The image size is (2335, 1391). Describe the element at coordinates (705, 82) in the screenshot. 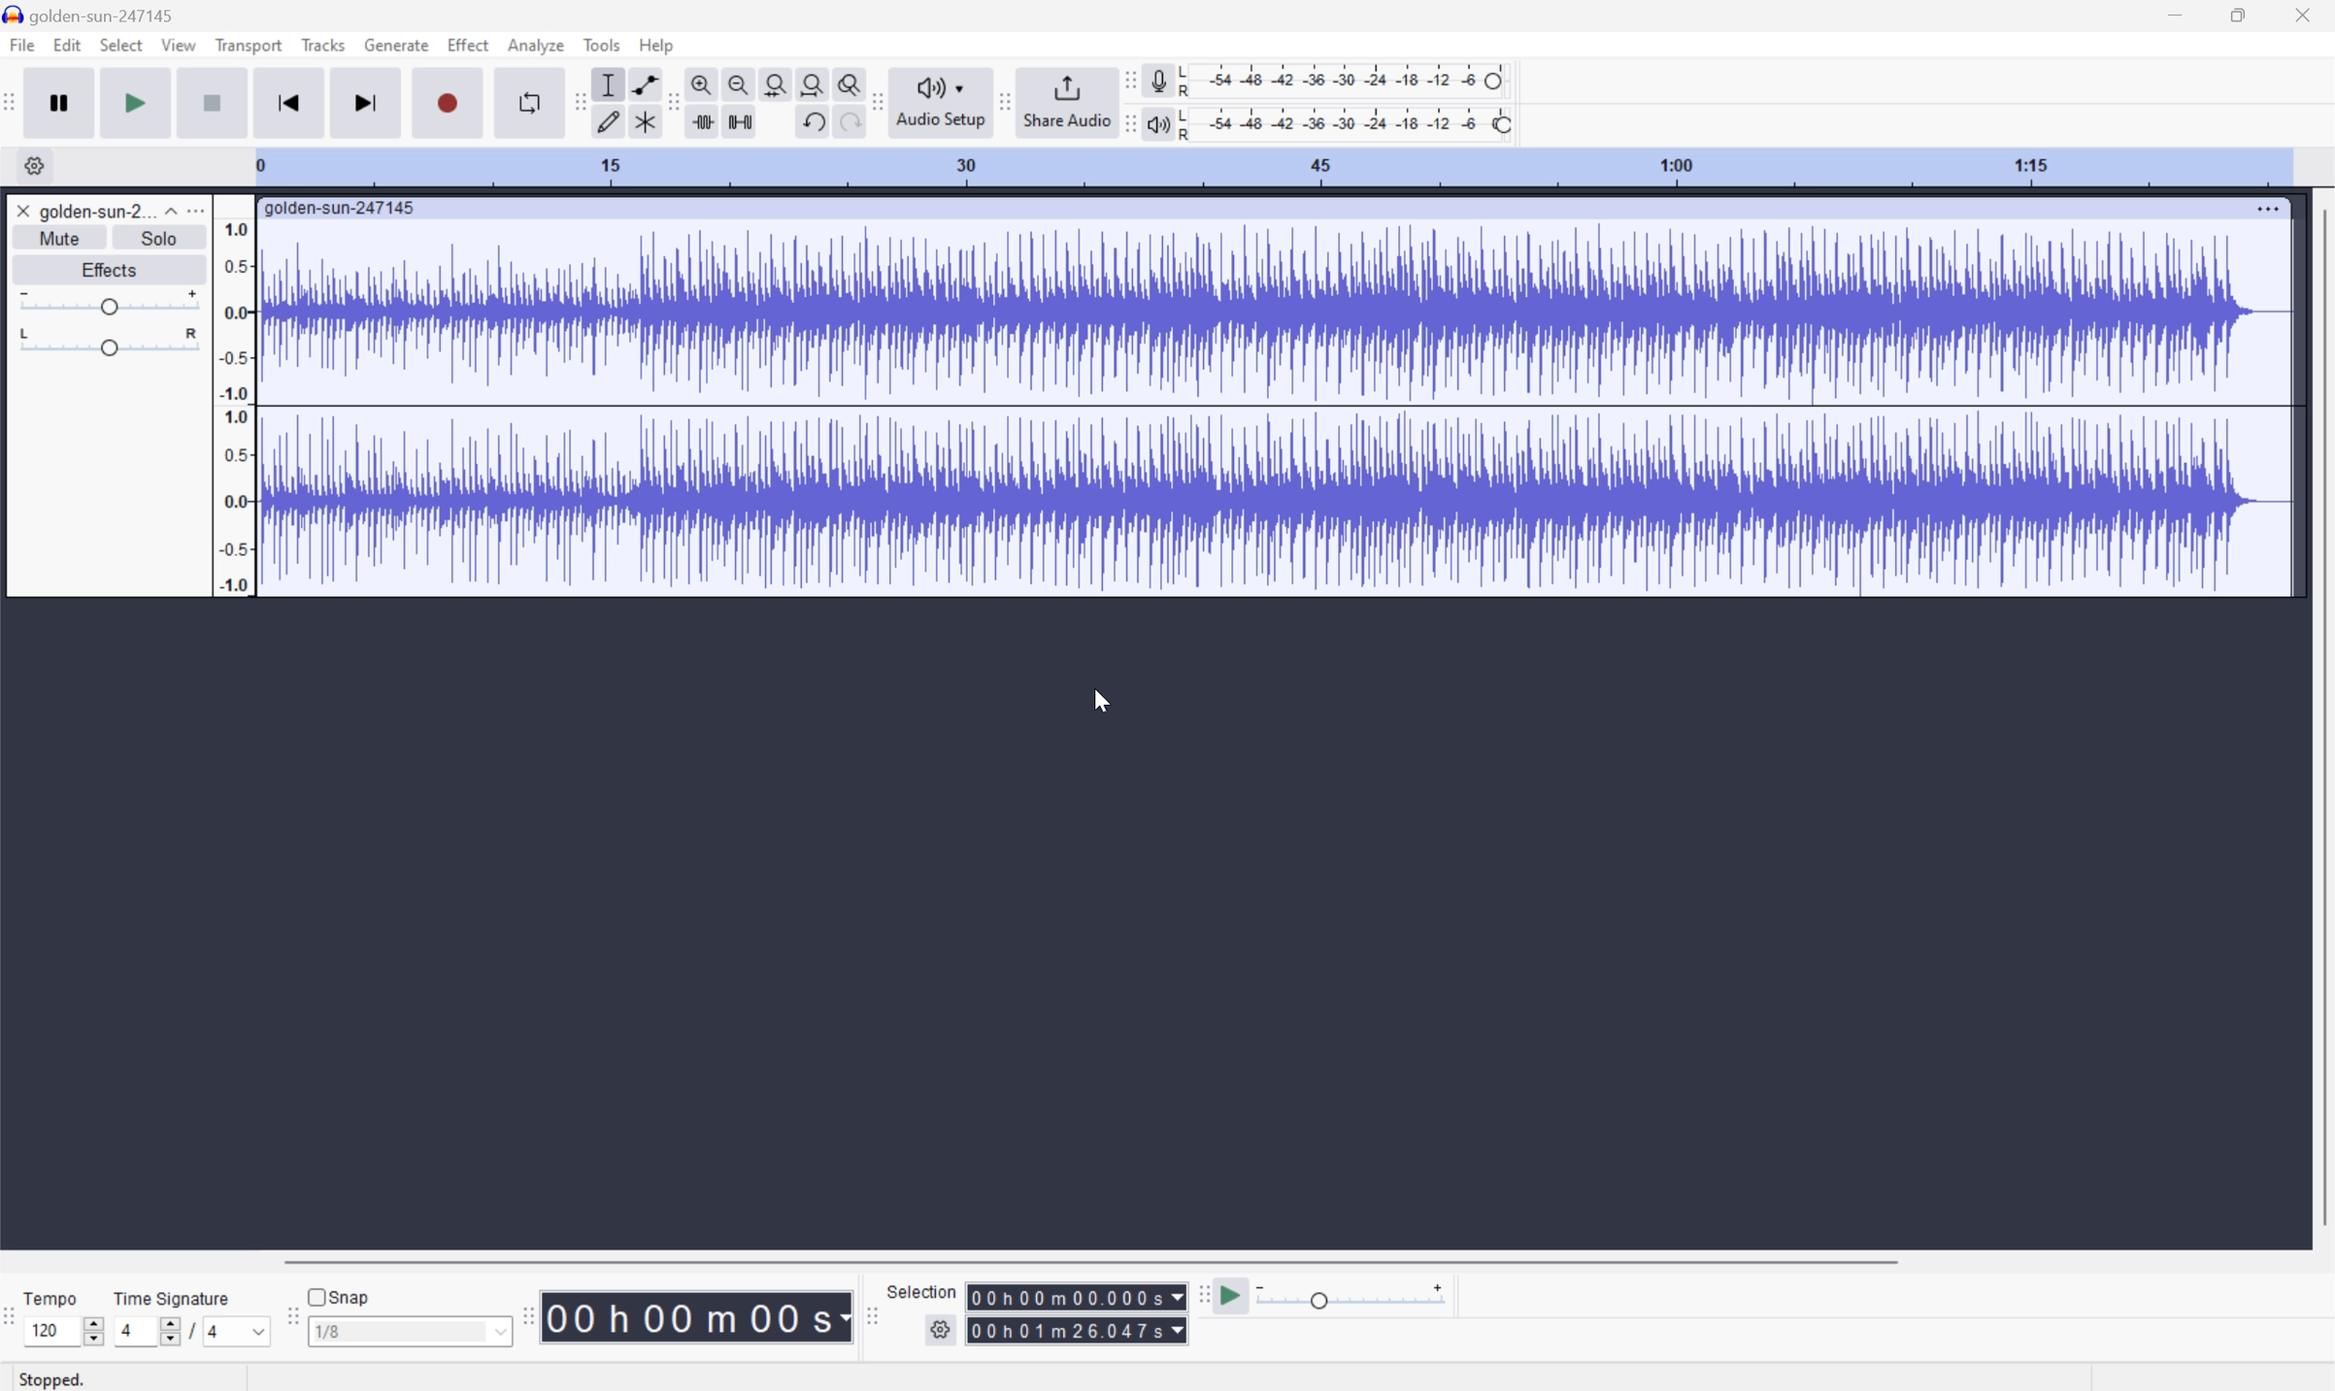

I see `Zoom in` at that location.